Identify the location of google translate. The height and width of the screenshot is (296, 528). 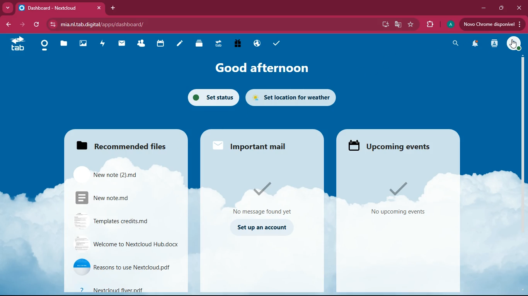
(399, 24).